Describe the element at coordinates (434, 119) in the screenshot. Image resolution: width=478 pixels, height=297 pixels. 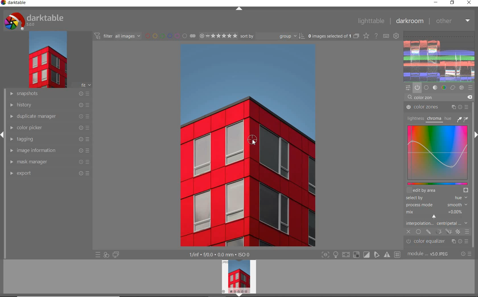
I see `CHROMA` at that location.